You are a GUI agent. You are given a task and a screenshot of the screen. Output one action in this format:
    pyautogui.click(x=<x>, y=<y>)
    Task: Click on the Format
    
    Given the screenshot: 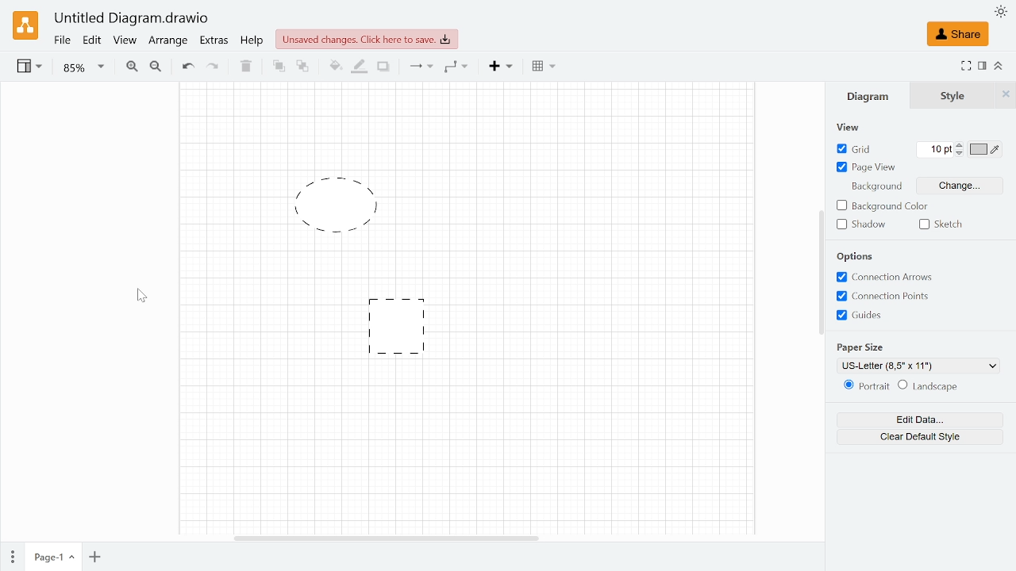 What is the action you would take?
    pyautogui.click(x=983, y=66)
    